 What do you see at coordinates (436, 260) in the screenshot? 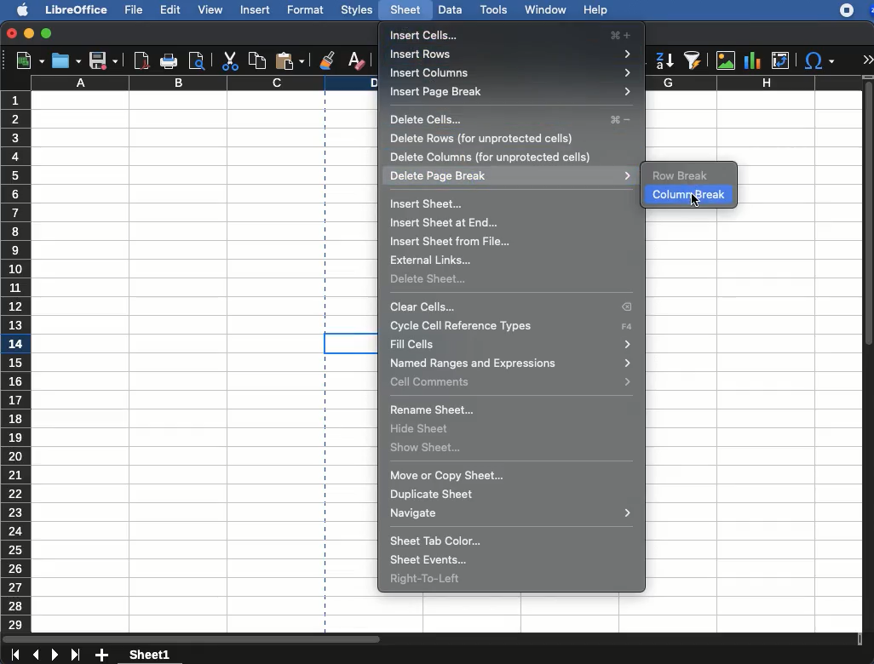
I see `external links` at bounding box center [436, 260].